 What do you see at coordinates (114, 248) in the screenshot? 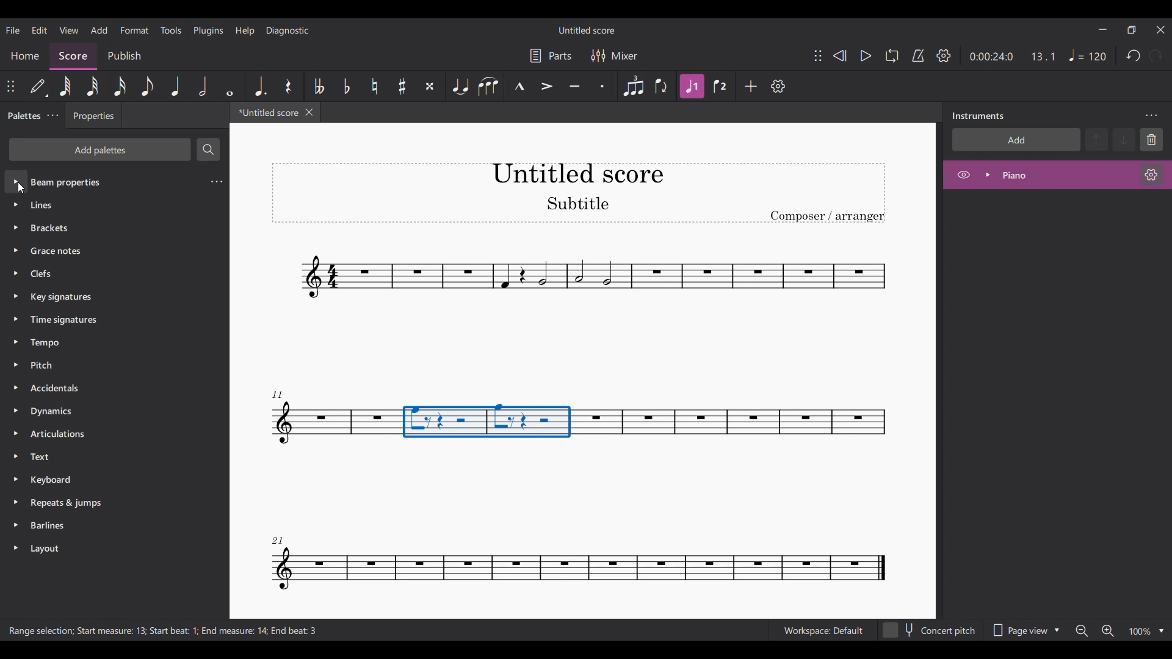
I see `Grace notes` at bounding box center [114, 248].